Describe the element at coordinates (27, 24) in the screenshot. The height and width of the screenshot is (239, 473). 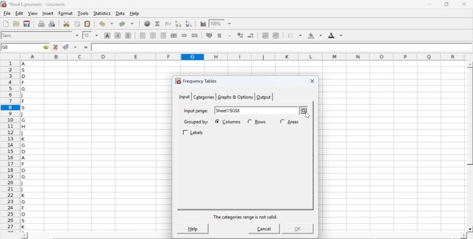
I see `save current workbook` at that location.